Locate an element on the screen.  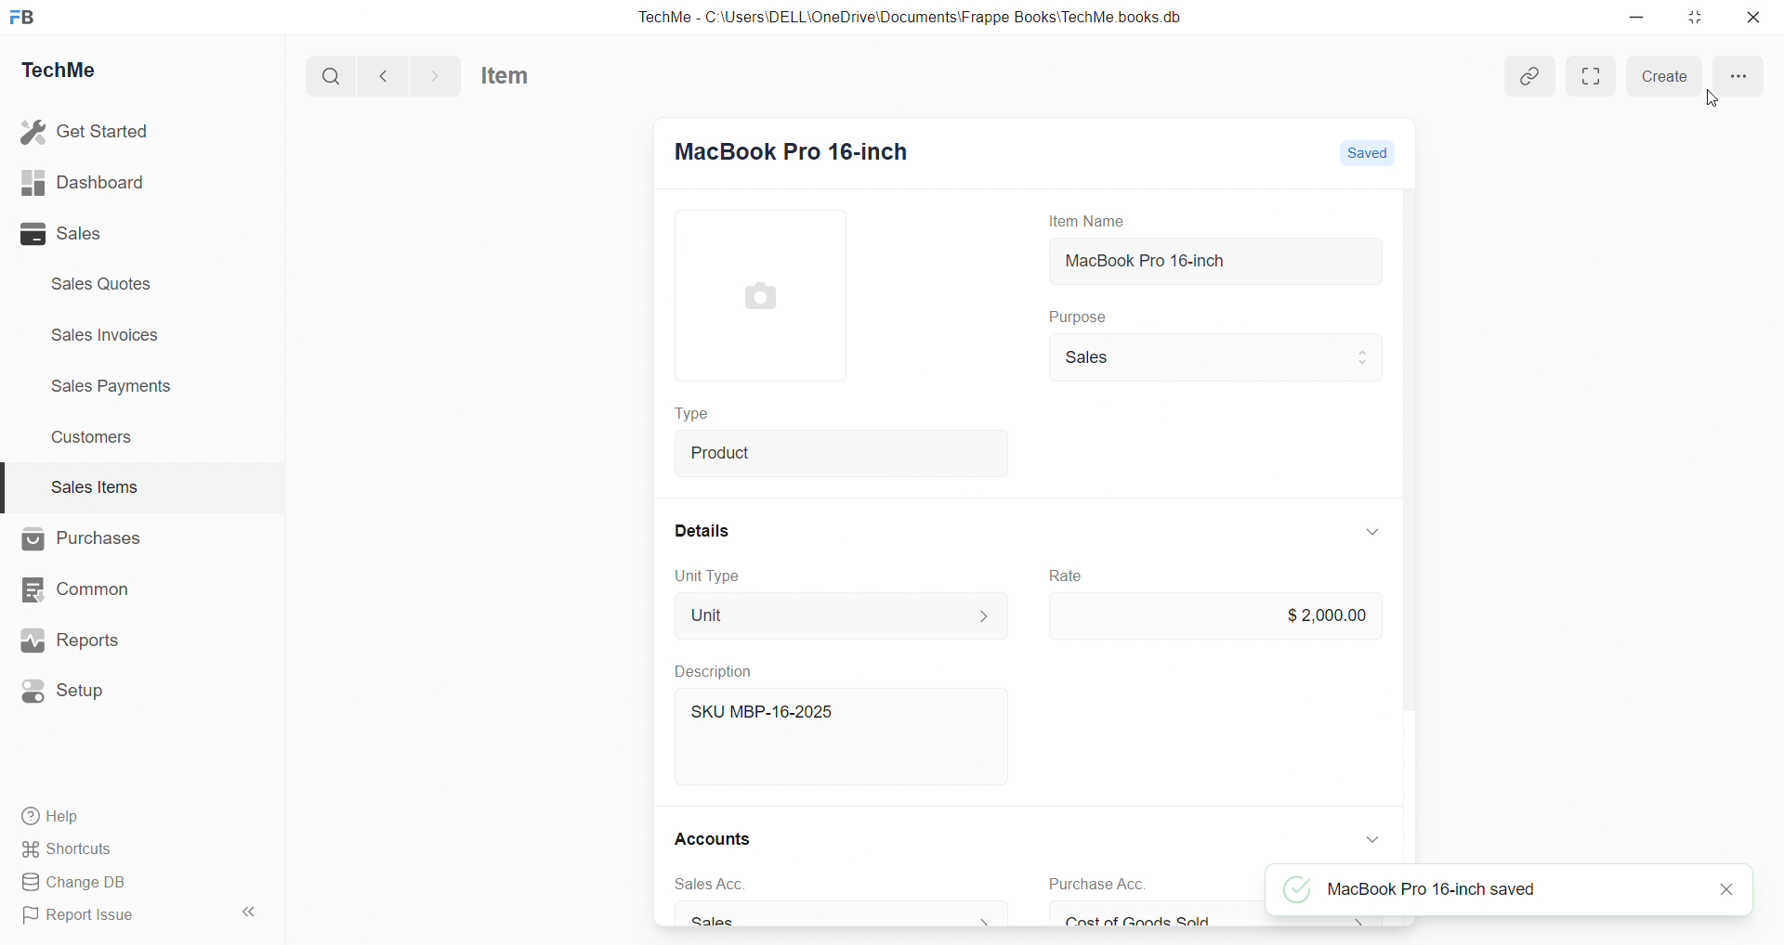
FB is located at coordinates (26, 17).